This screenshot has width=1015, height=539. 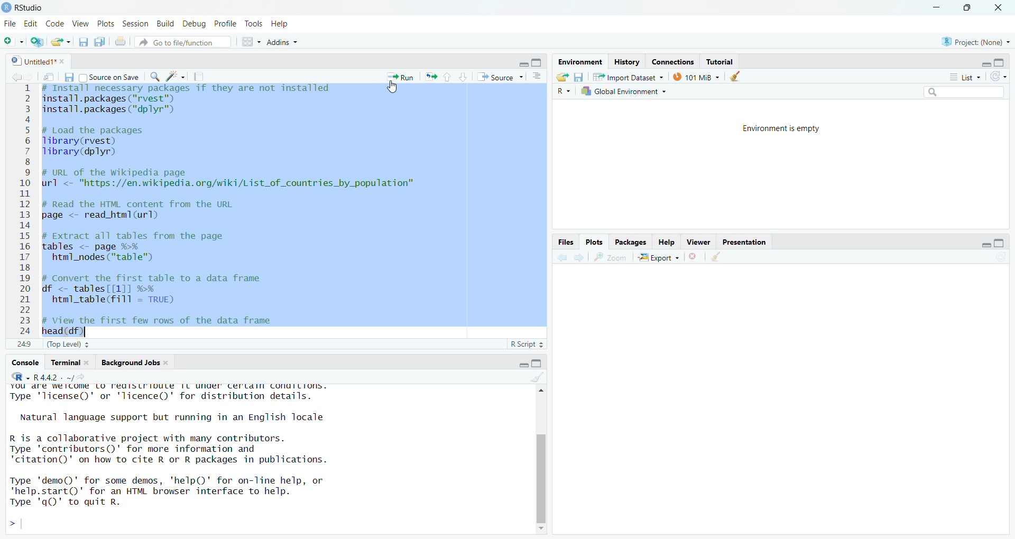 What do you see at coordinates (281, 25) in the screenshot?
I see `Help` at bounding box center [281, 25].